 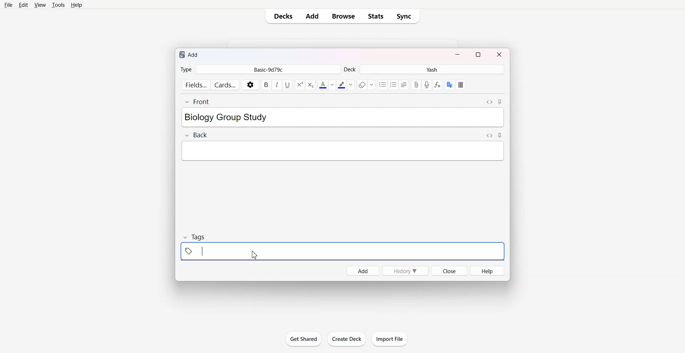 What do you see at coordinates (406, 16) in the screenshot?
I see `Sync` at bounding box center [406, 16].